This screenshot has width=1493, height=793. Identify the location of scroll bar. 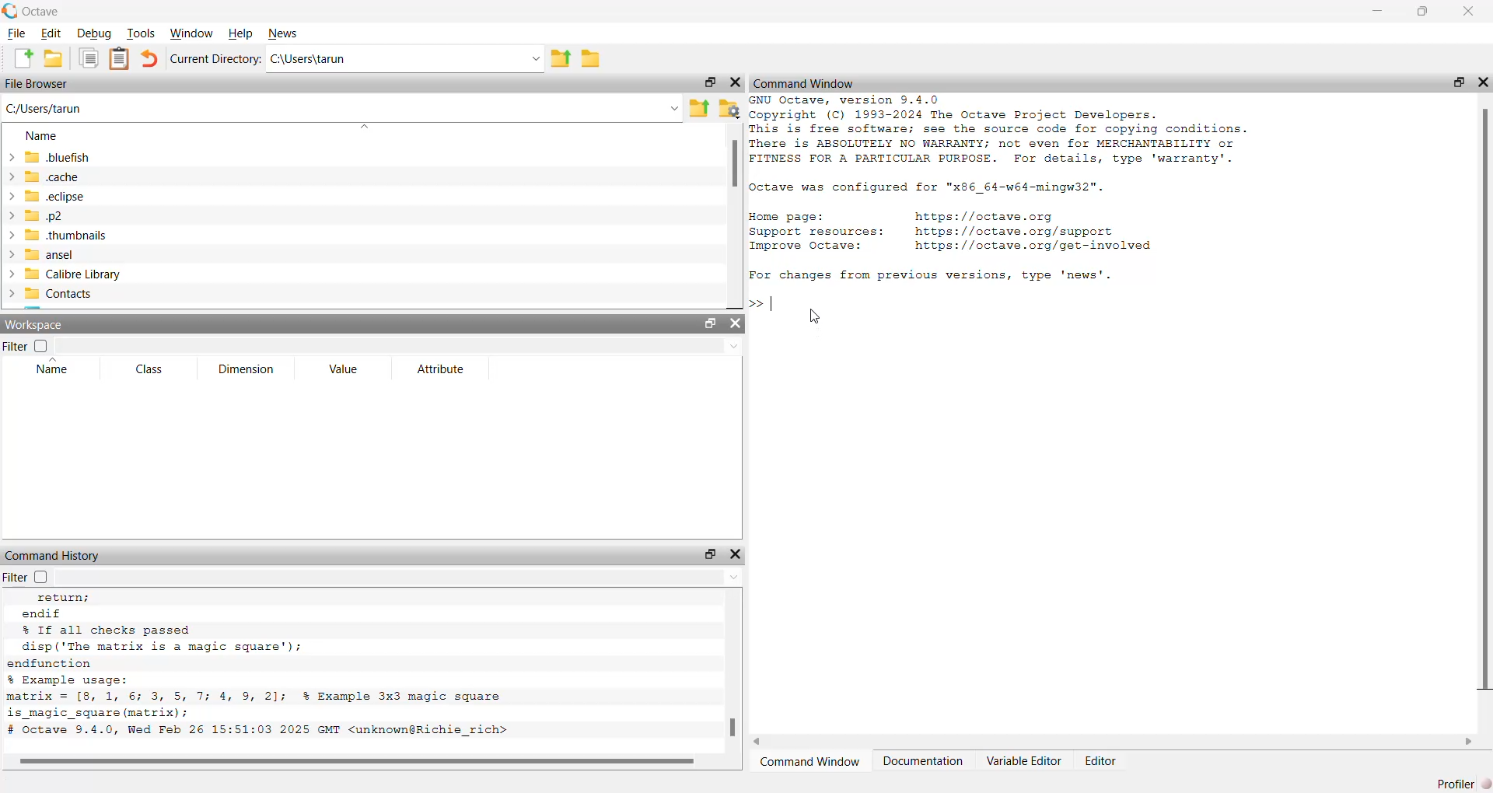
(356, 759).